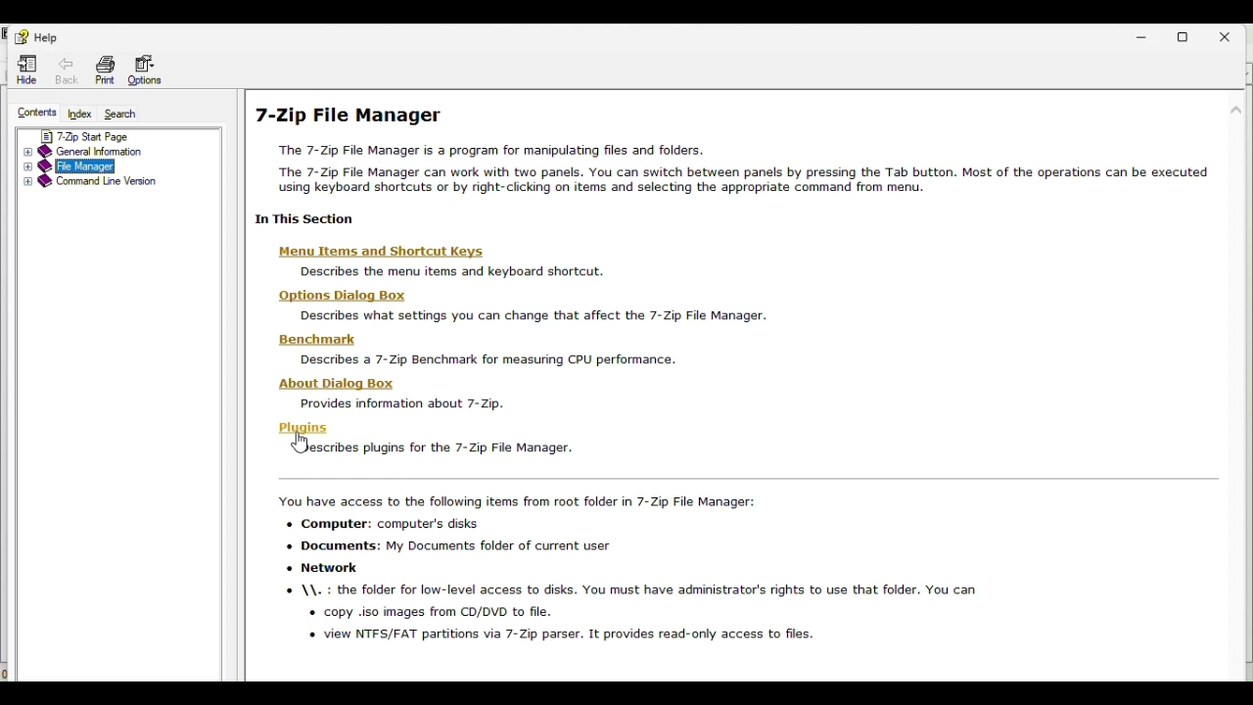  What do you see at coordinates (398, 403) in the screenshot?
I see `Provides information about 7-Zip.` at bounding box center [398, 403].